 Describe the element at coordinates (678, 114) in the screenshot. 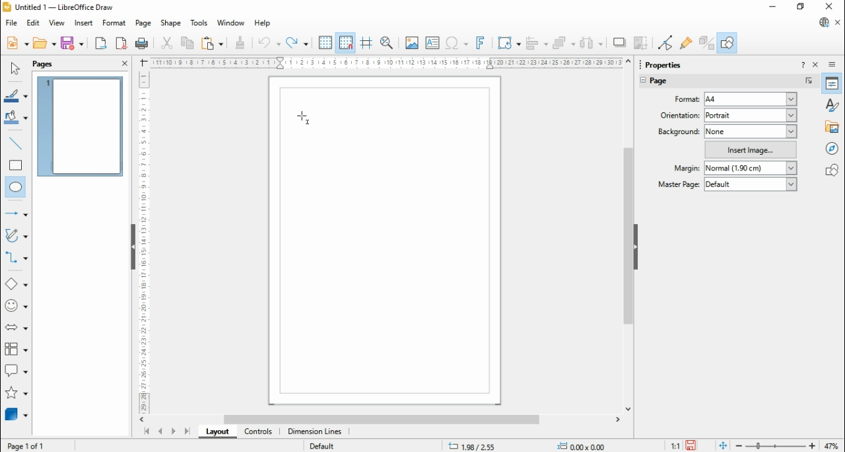

I see `page orientation` at that location.